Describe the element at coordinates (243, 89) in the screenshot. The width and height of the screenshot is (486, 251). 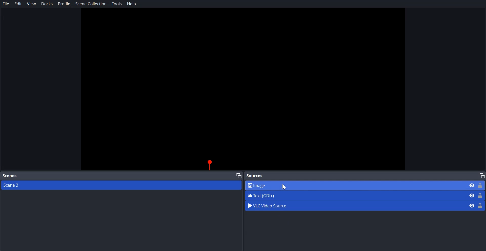
I see `Preview Window` at that location.